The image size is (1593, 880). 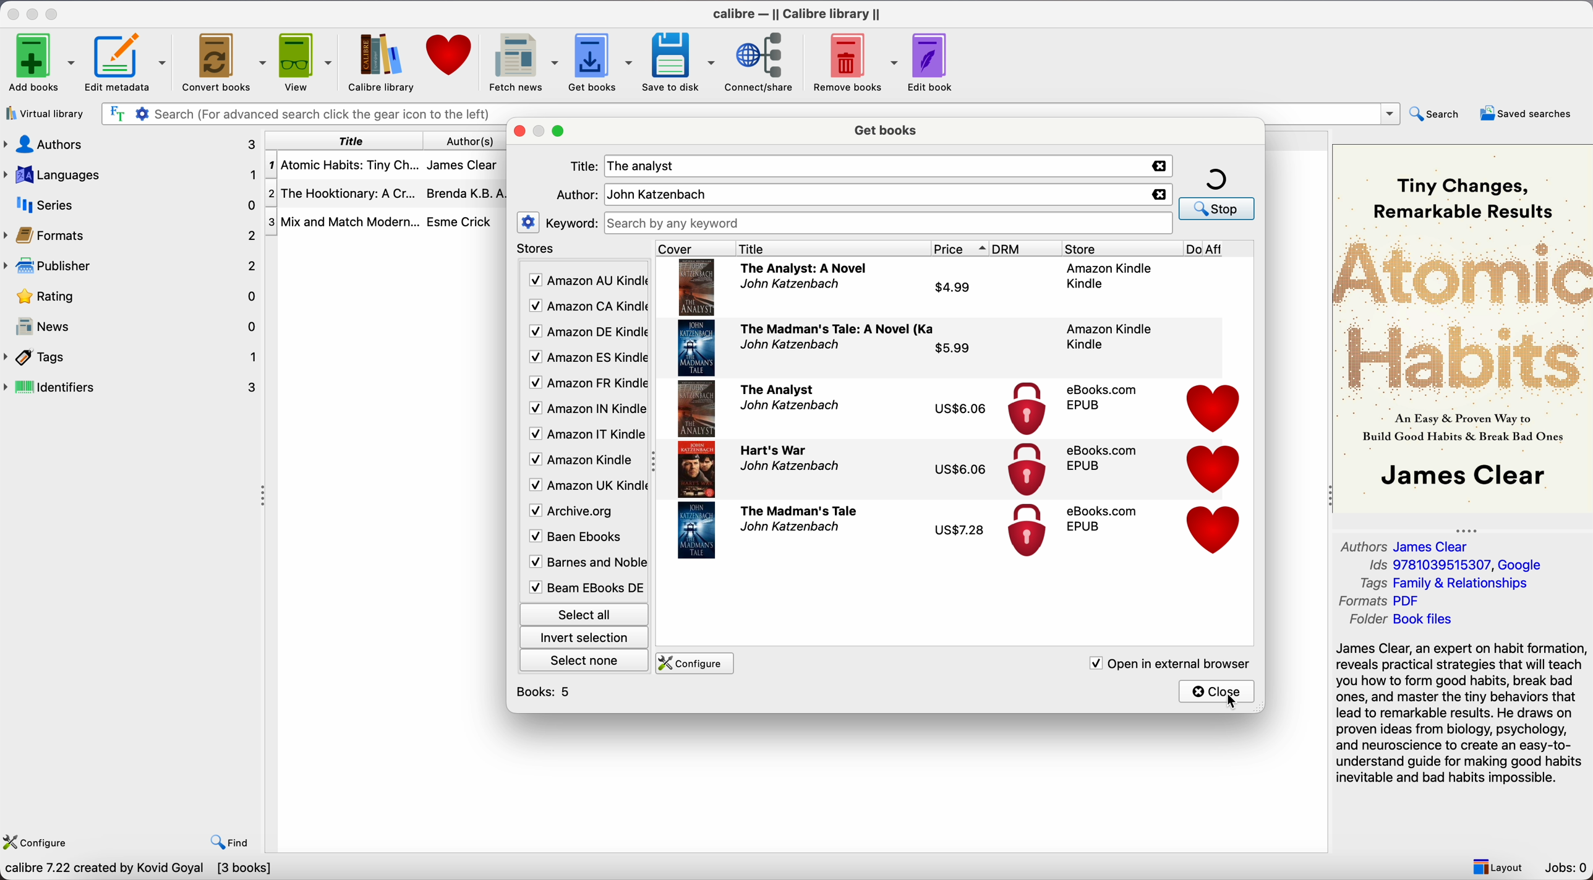 I want to click on settings, so click(x=527, y=222).